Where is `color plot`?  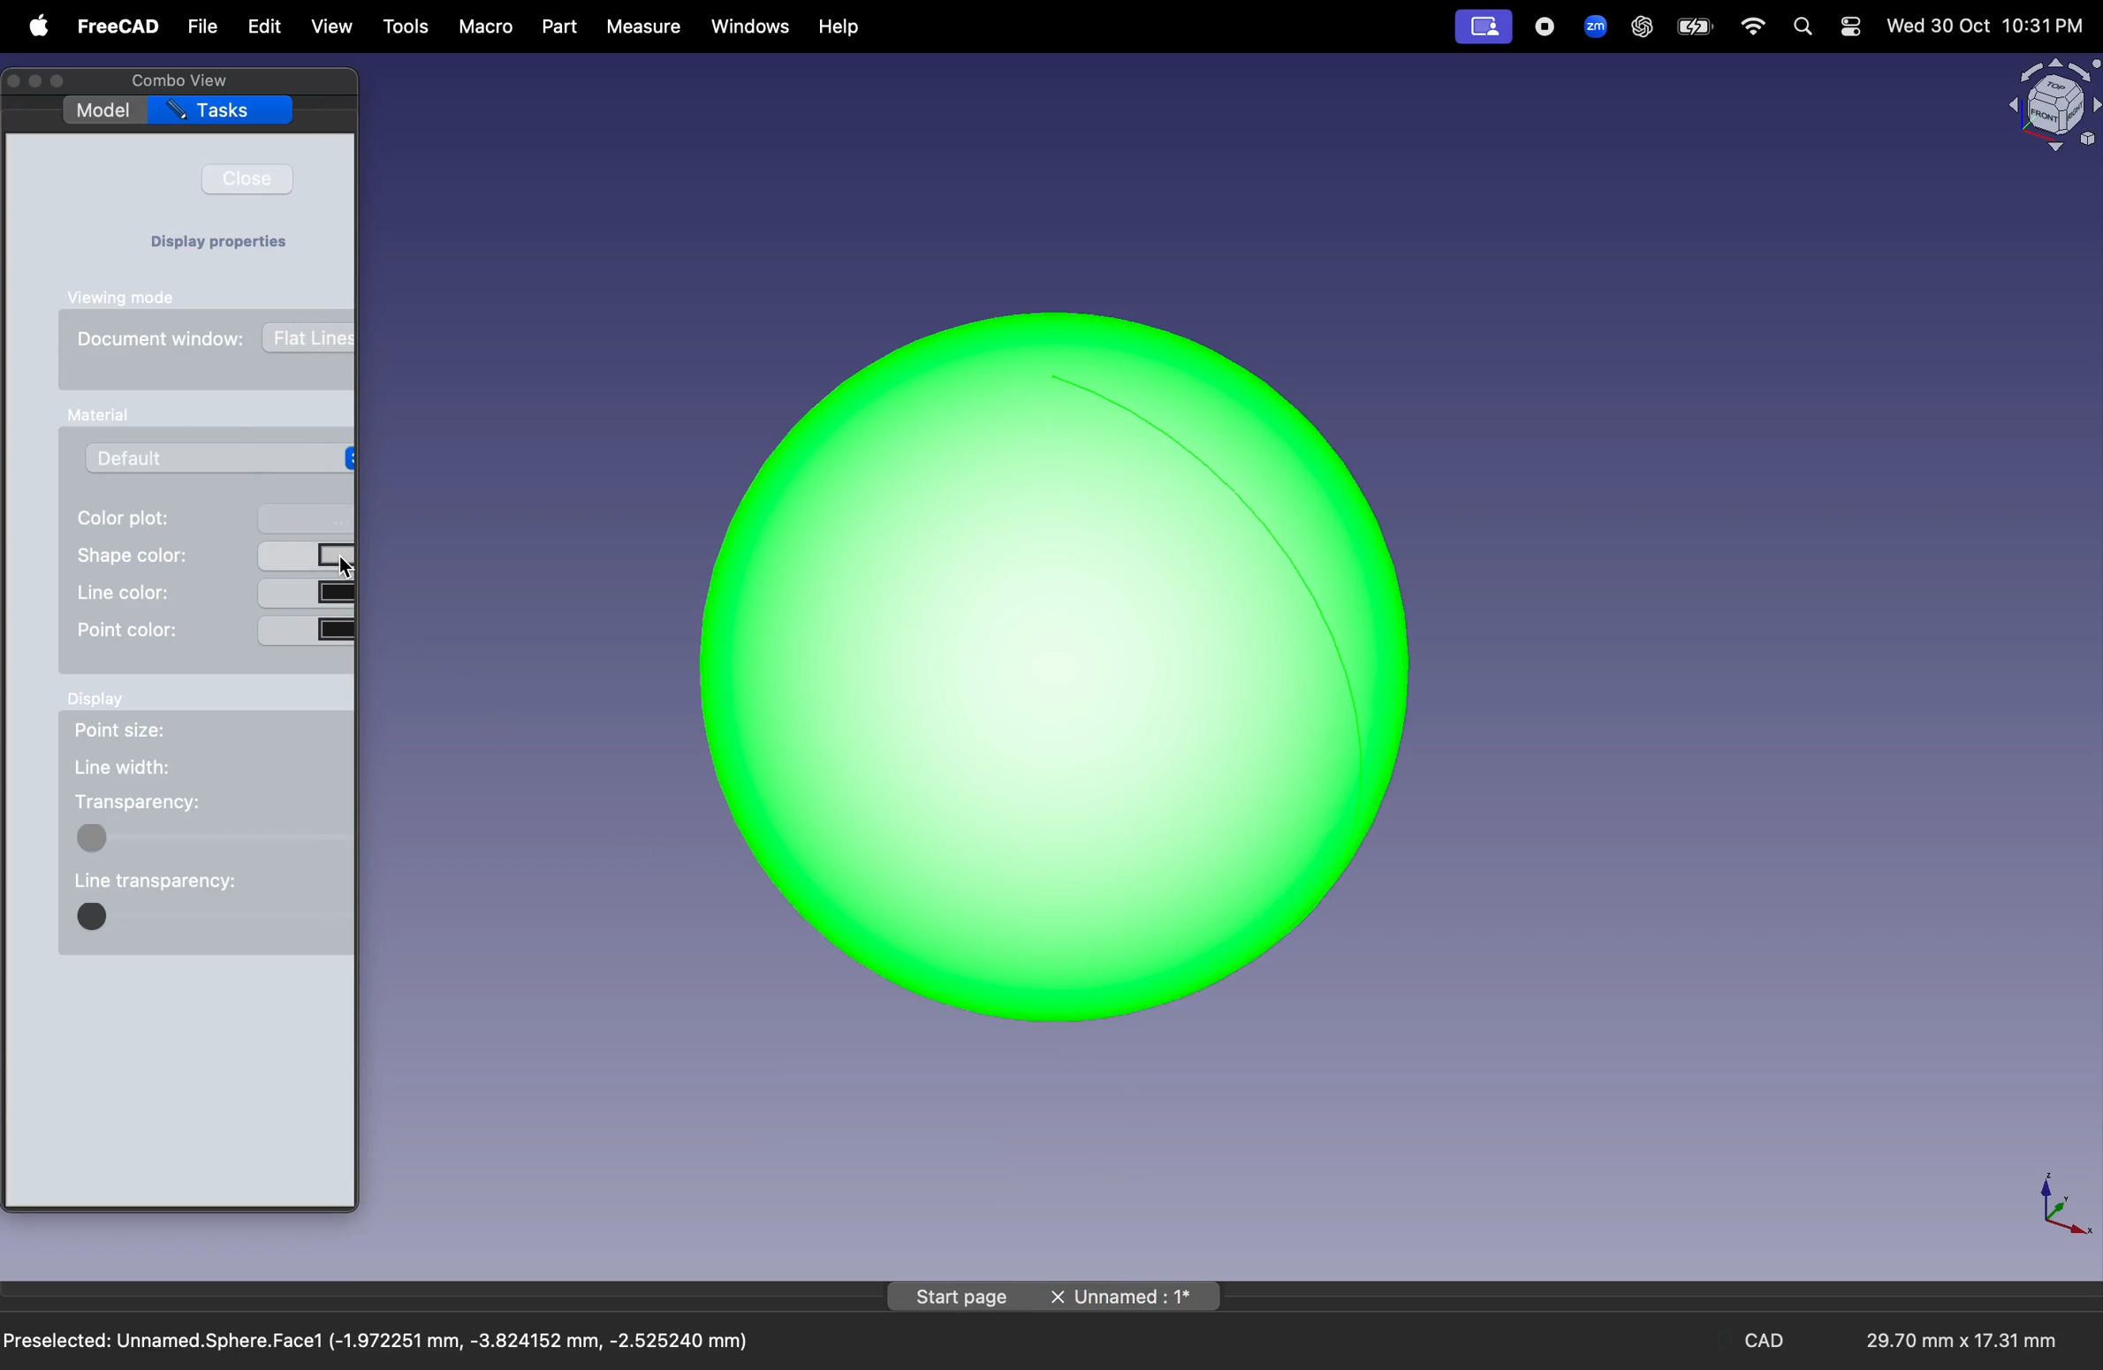 color plot is located at coordinates (209, 516).